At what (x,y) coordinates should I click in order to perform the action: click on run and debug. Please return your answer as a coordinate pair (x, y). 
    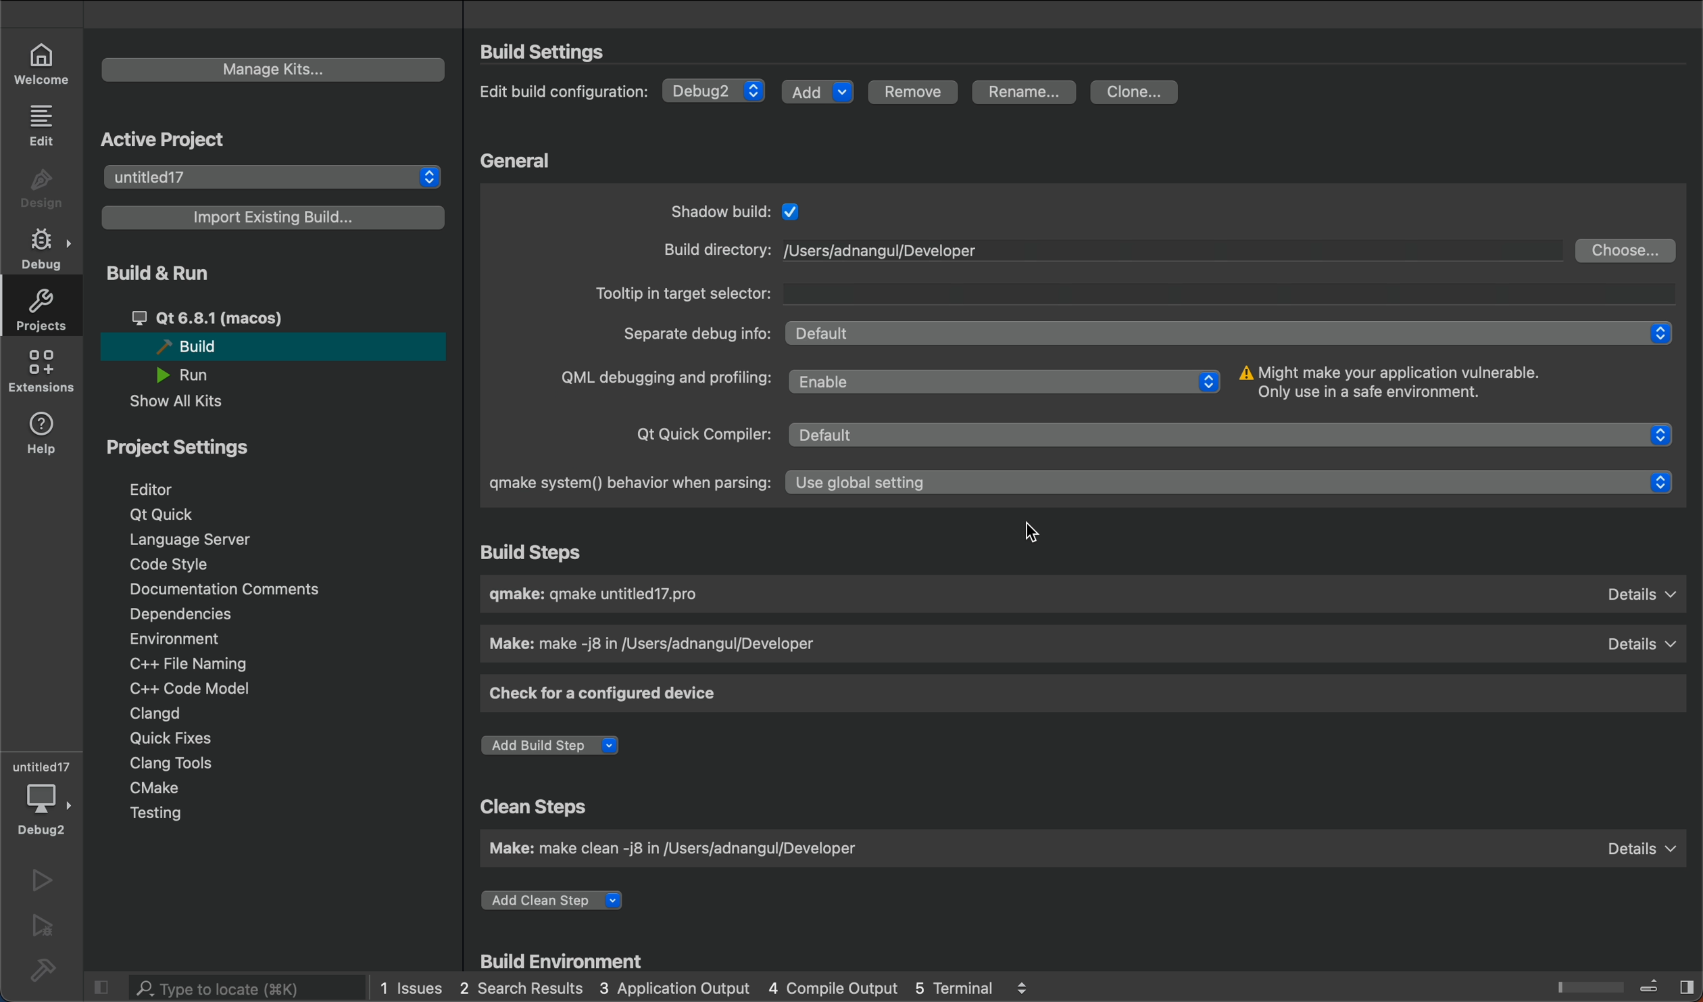
    Looking at the image, I should click on (43, 925).